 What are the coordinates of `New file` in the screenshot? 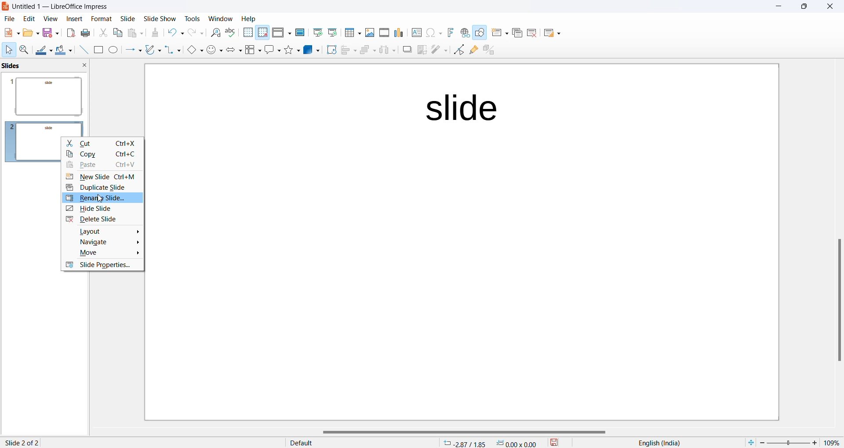 It's located at (10, 32).